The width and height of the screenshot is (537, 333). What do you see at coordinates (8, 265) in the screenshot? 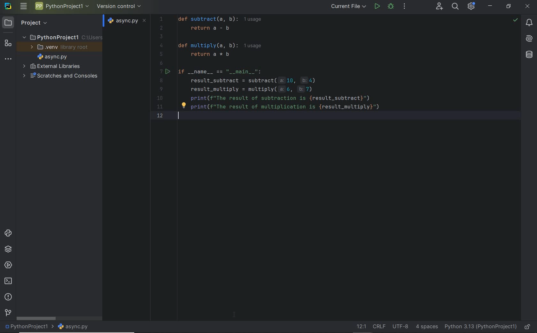
I see `services` at bounding box center [8, 265].